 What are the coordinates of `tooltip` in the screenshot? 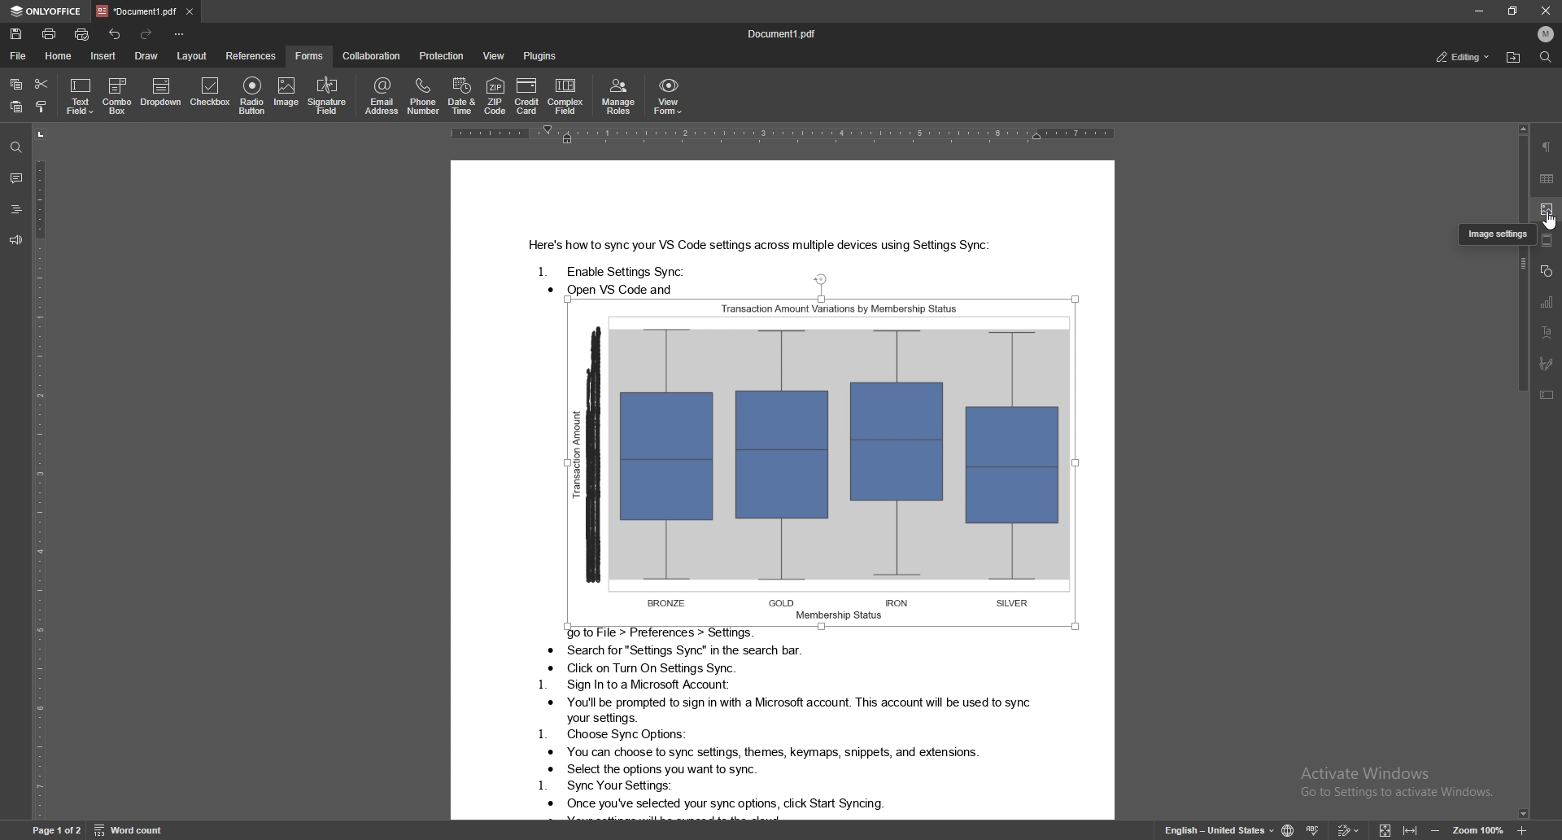 It's located at (1498, 234).